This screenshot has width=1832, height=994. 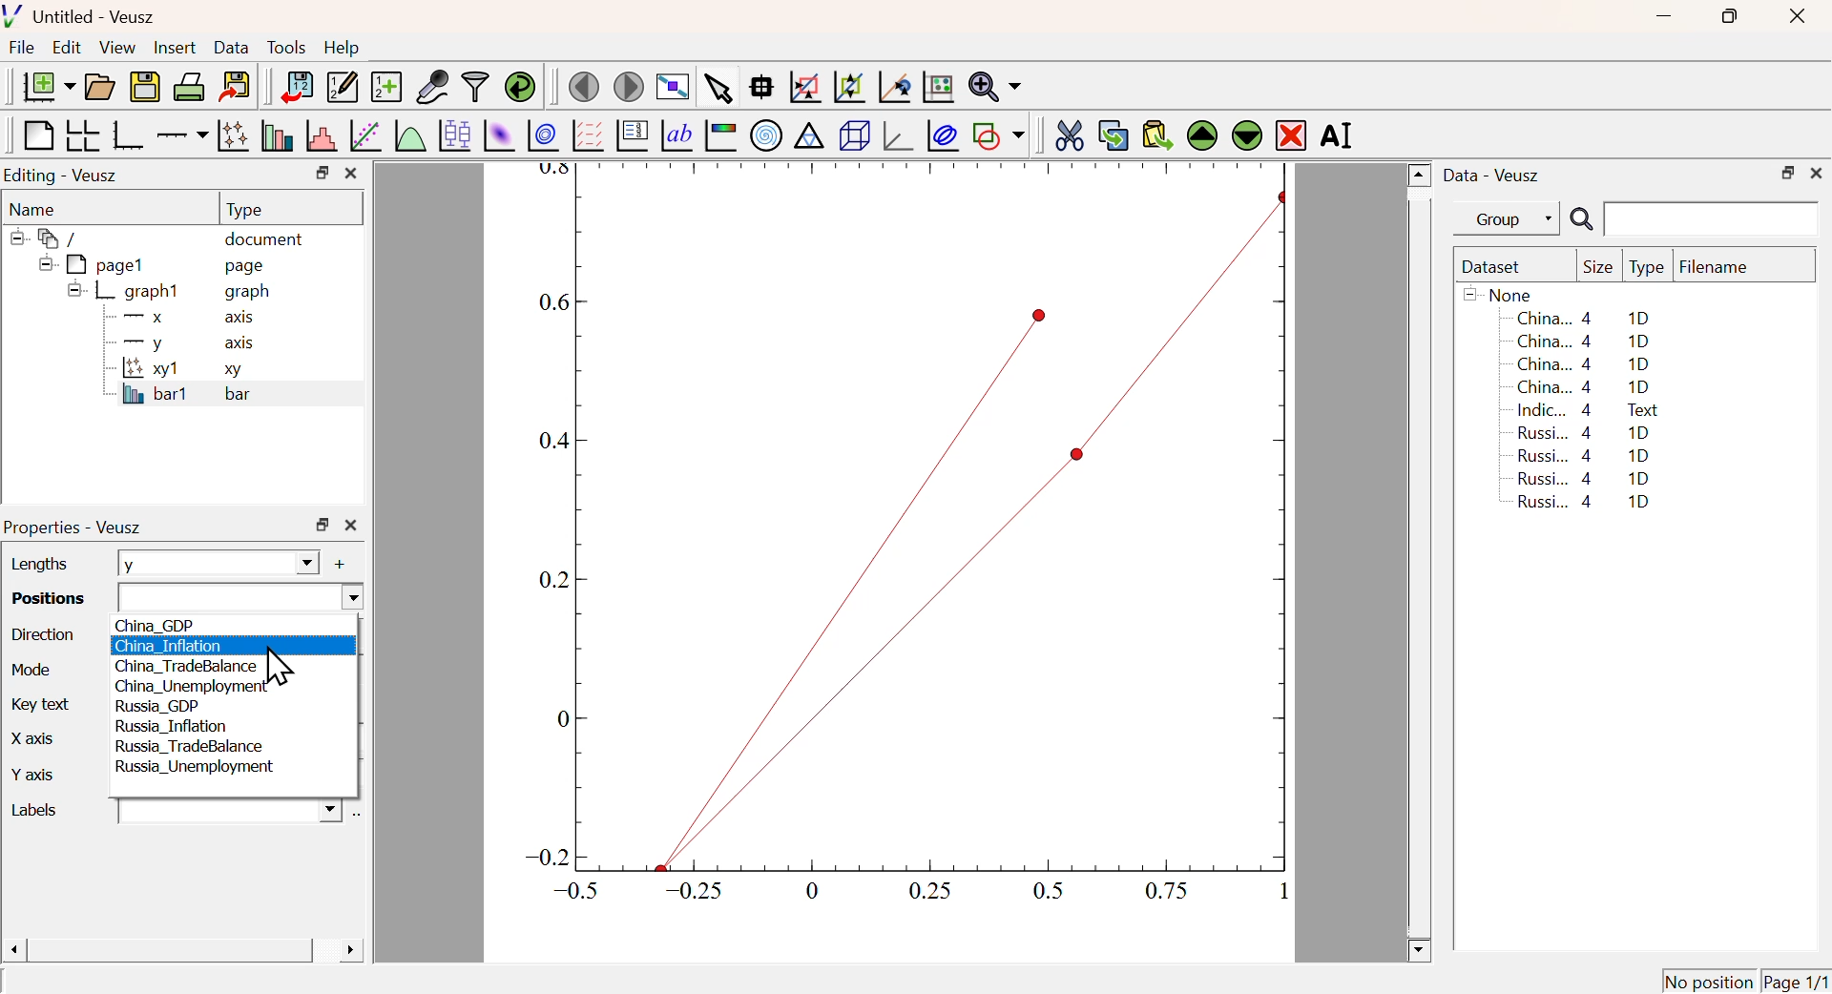 What do you see at coordinates (998, 135) in the screenshot?
I see `Add a shape` at bounding box center [998, 135].